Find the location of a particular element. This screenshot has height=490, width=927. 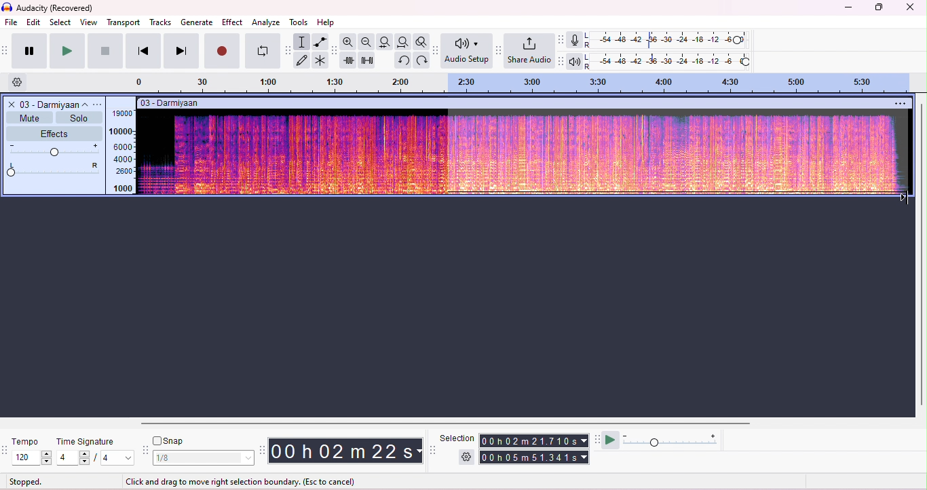

undo is located at coordinates (402, 60).